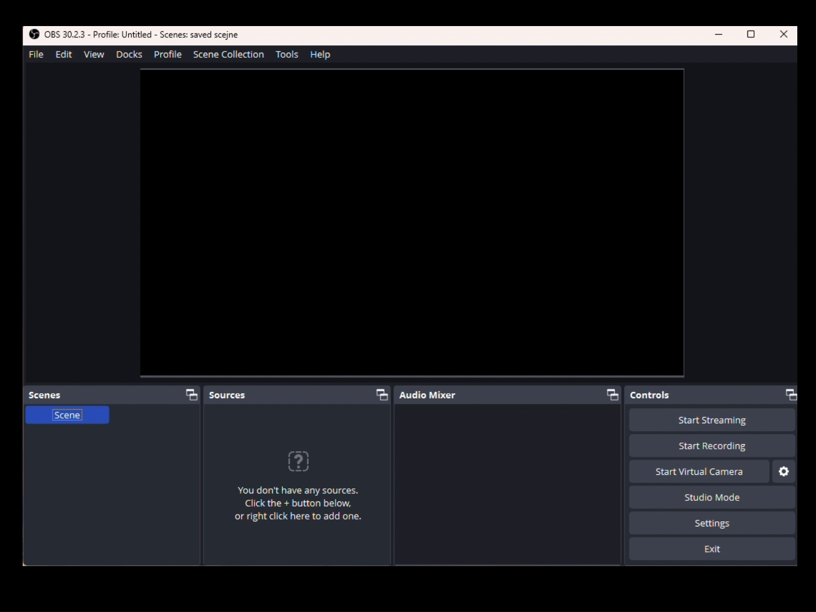  I want to click on File, so click(35, 54).